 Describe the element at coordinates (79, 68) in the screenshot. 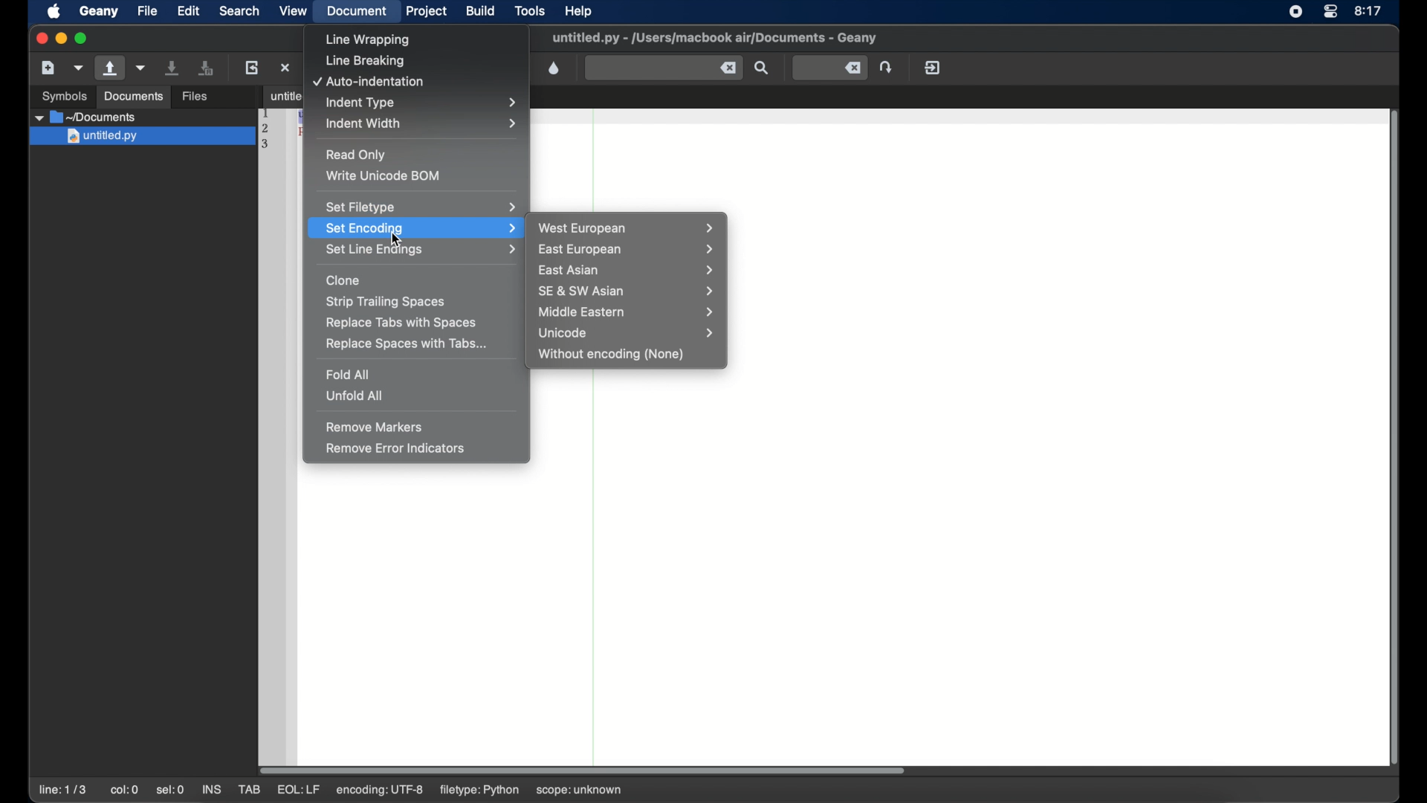

I see `create a new file from template` at that location.